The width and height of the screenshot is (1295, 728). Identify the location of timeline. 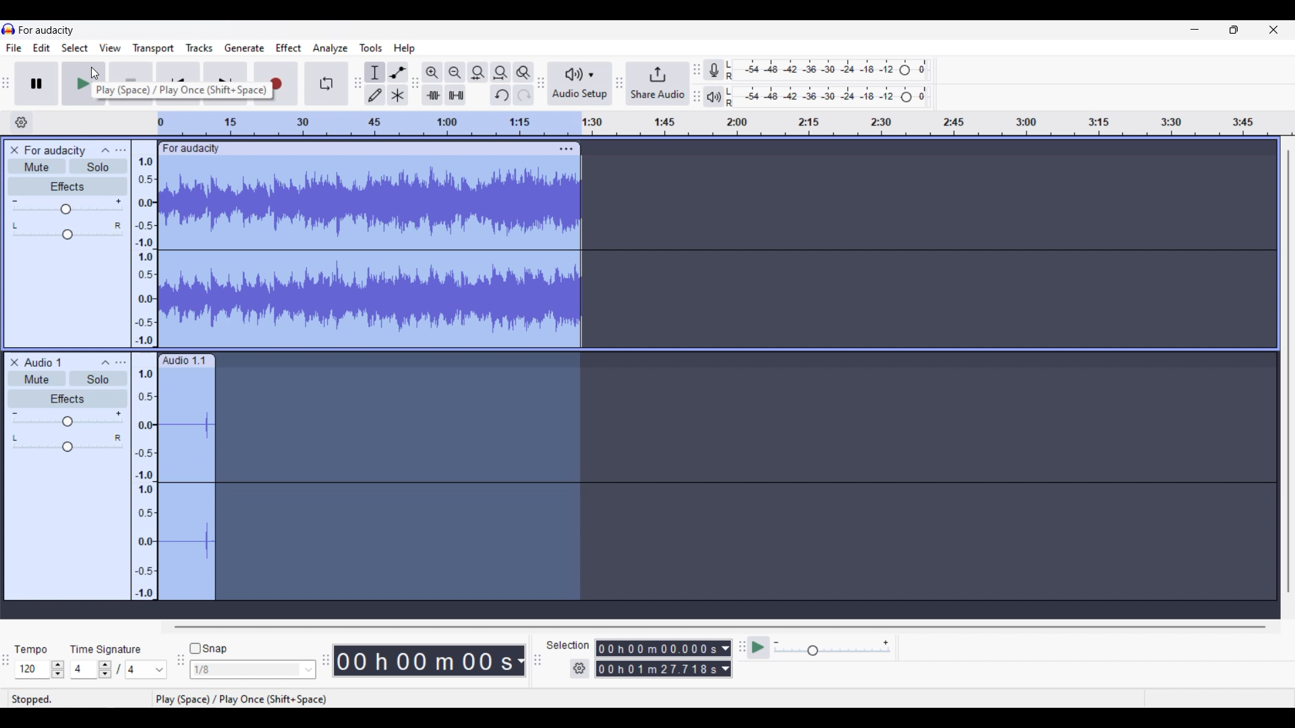
(726, 123).